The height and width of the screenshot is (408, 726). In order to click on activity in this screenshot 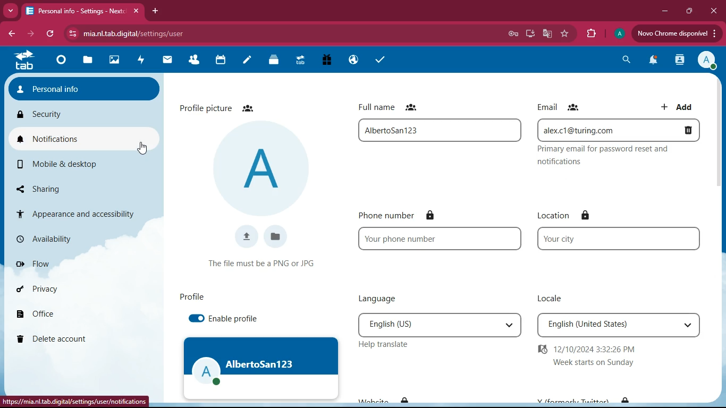, I will do `click(140, 61)`.